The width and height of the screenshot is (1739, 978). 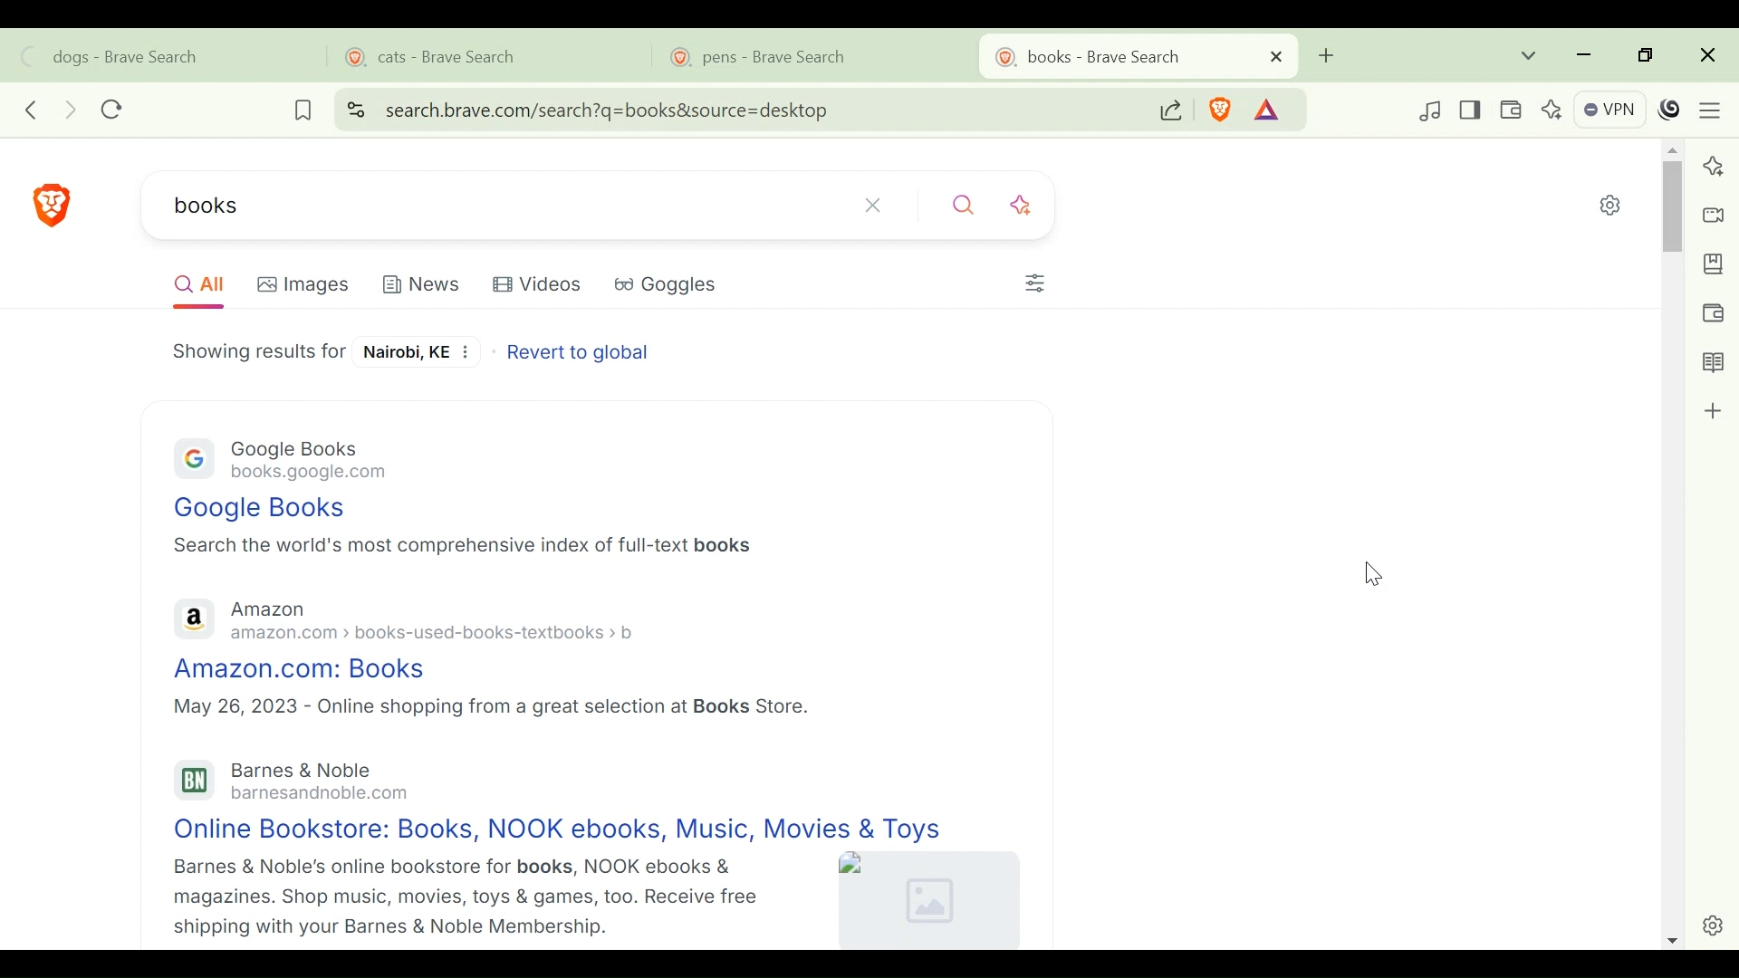 I want to click on Barnes & Noble, so click(x=344, y=769).